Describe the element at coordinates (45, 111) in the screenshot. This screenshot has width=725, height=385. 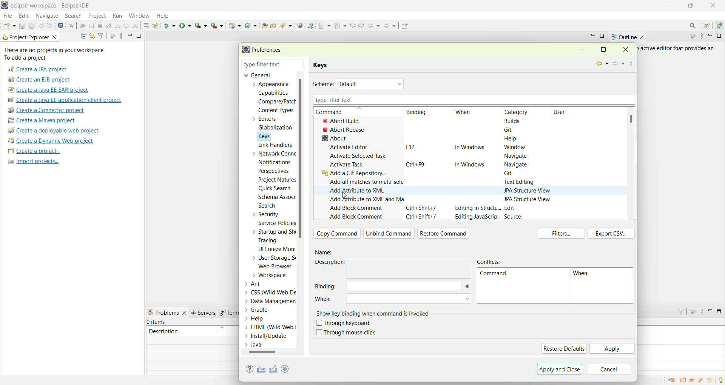
I see `create a connector project` at that location.